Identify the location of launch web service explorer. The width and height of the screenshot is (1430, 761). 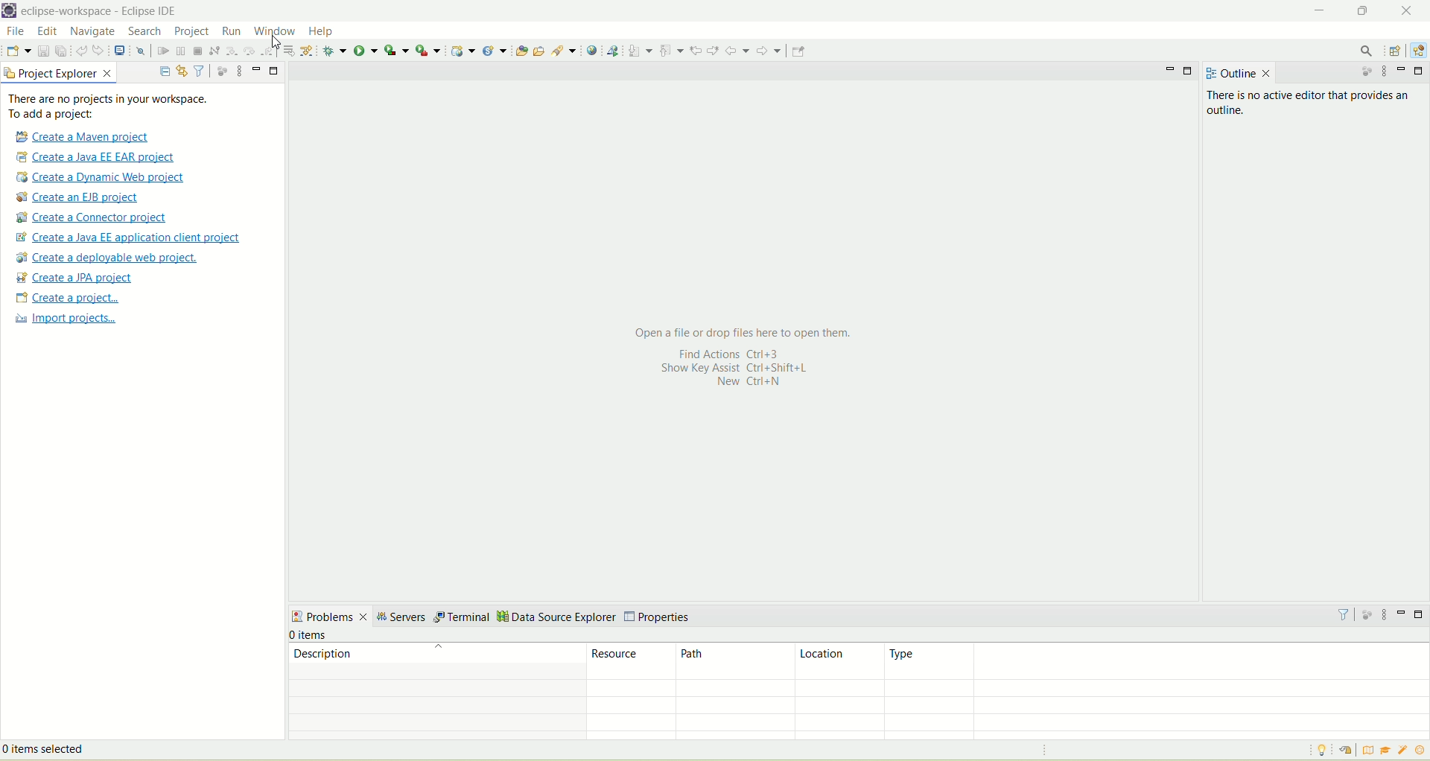
(612, 51).